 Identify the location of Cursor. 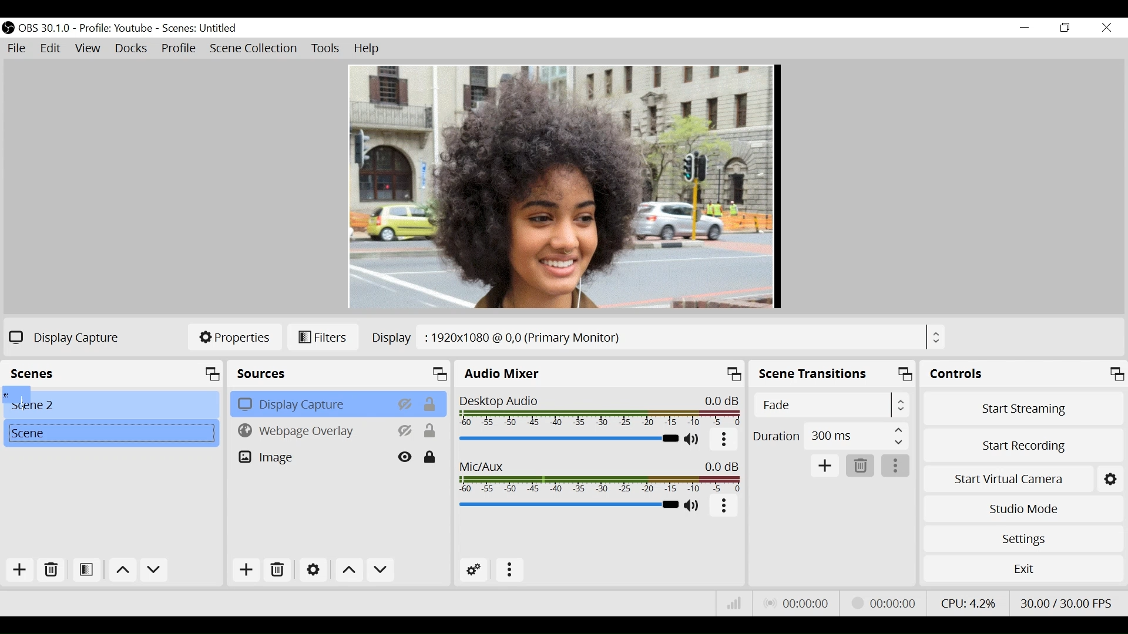
(17, 396).